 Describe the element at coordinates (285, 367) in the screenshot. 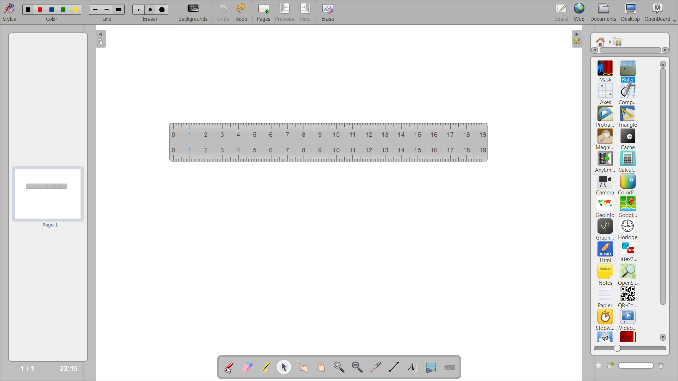

I see `select and modify objects` at that location.